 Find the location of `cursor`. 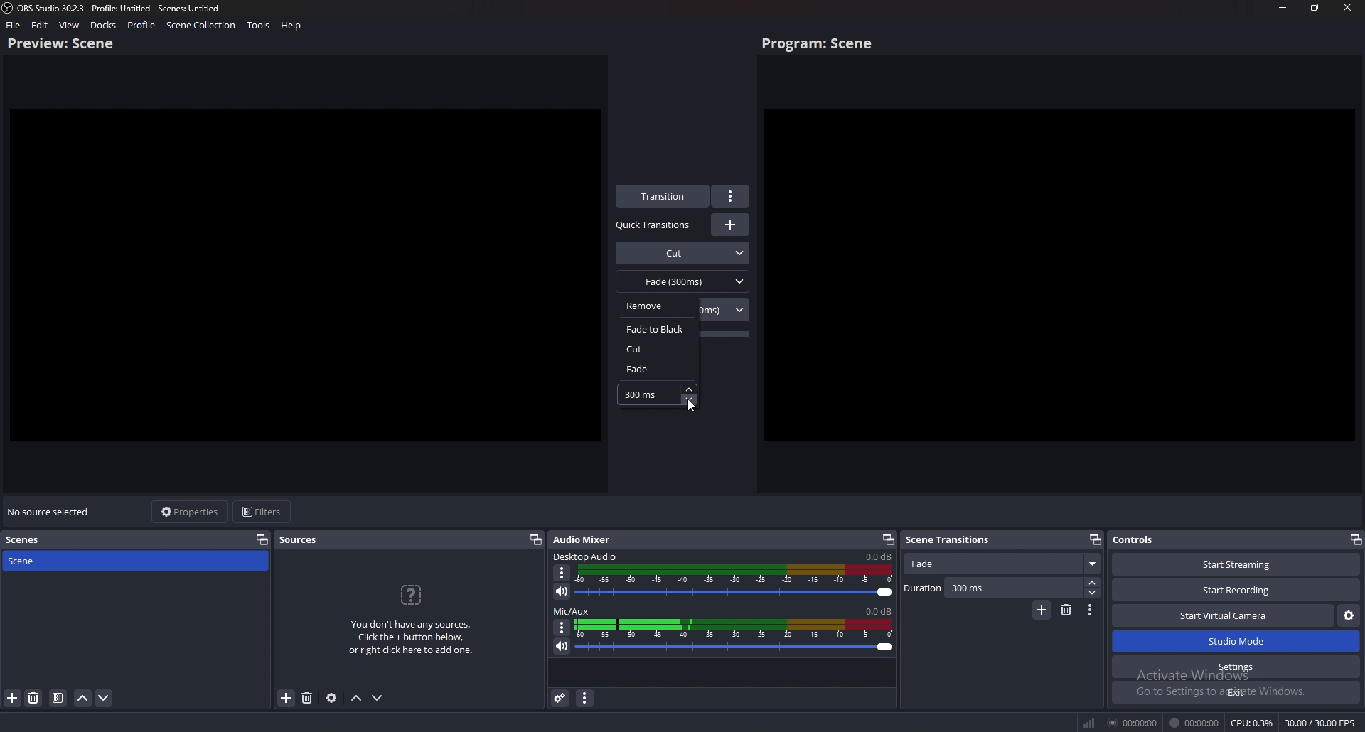

cursor is located at coordinates (694, 404).